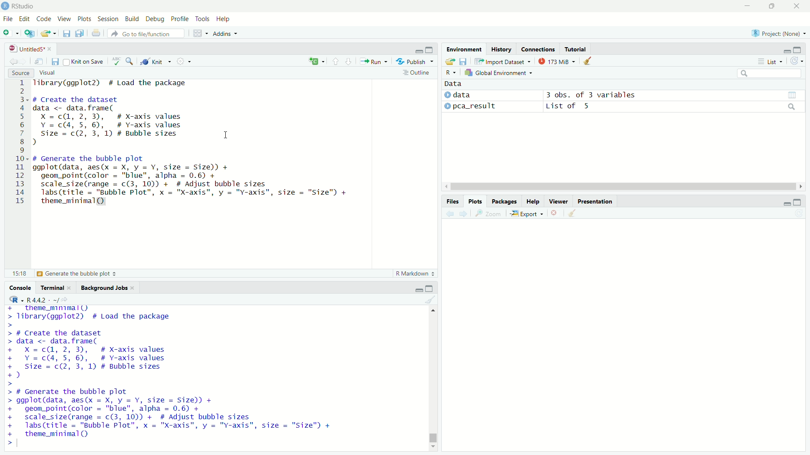 The height and width of the screenshot is (455, 810). I want to click on maximize, so click(429, 288).